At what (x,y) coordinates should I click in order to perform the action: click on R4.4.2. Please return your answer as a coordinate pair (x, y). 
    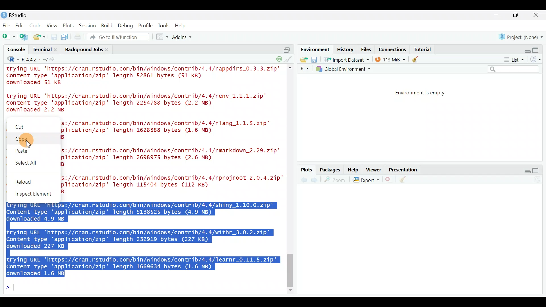
    Looking at the image, I should click on (34, 59).